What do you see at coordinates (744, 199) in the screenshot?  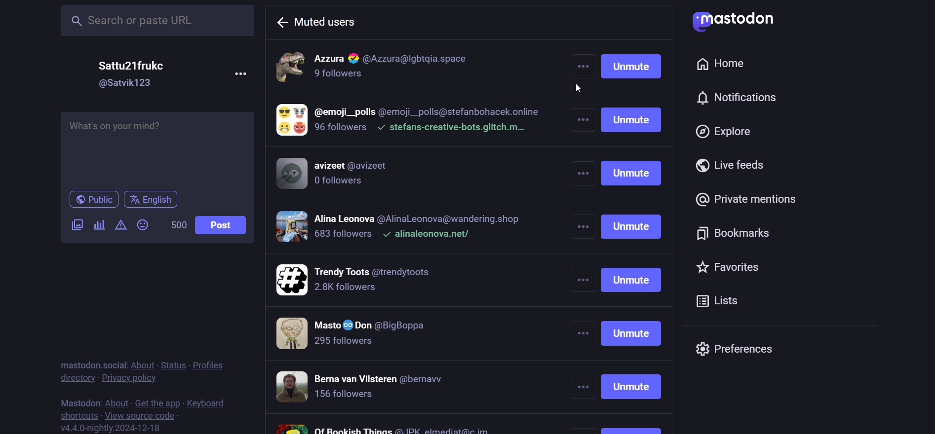 I see `private mention` at bounding box center [744, 199].